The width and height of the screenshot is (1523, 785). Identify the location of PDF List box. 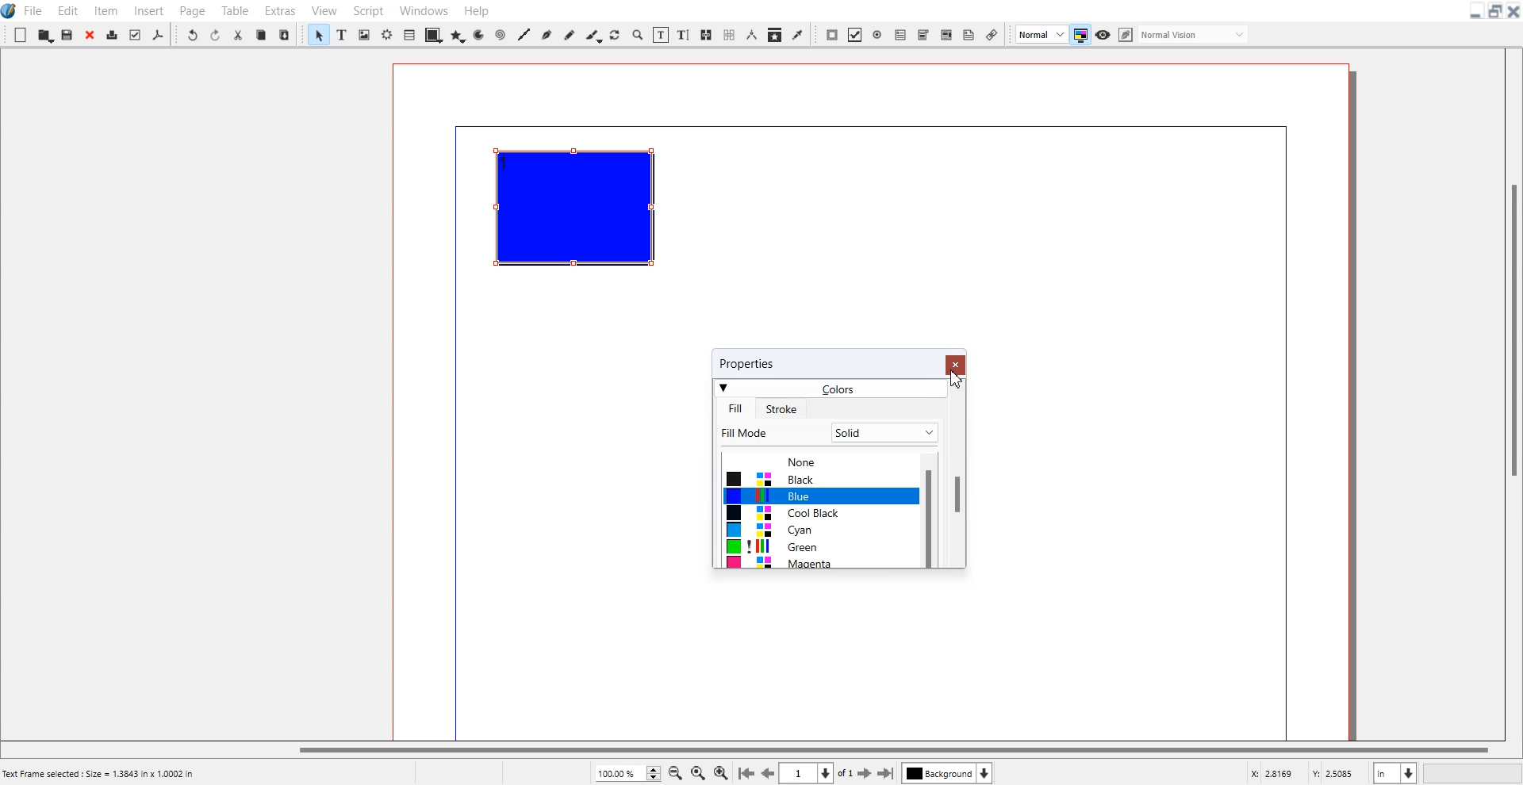
(946, 34).